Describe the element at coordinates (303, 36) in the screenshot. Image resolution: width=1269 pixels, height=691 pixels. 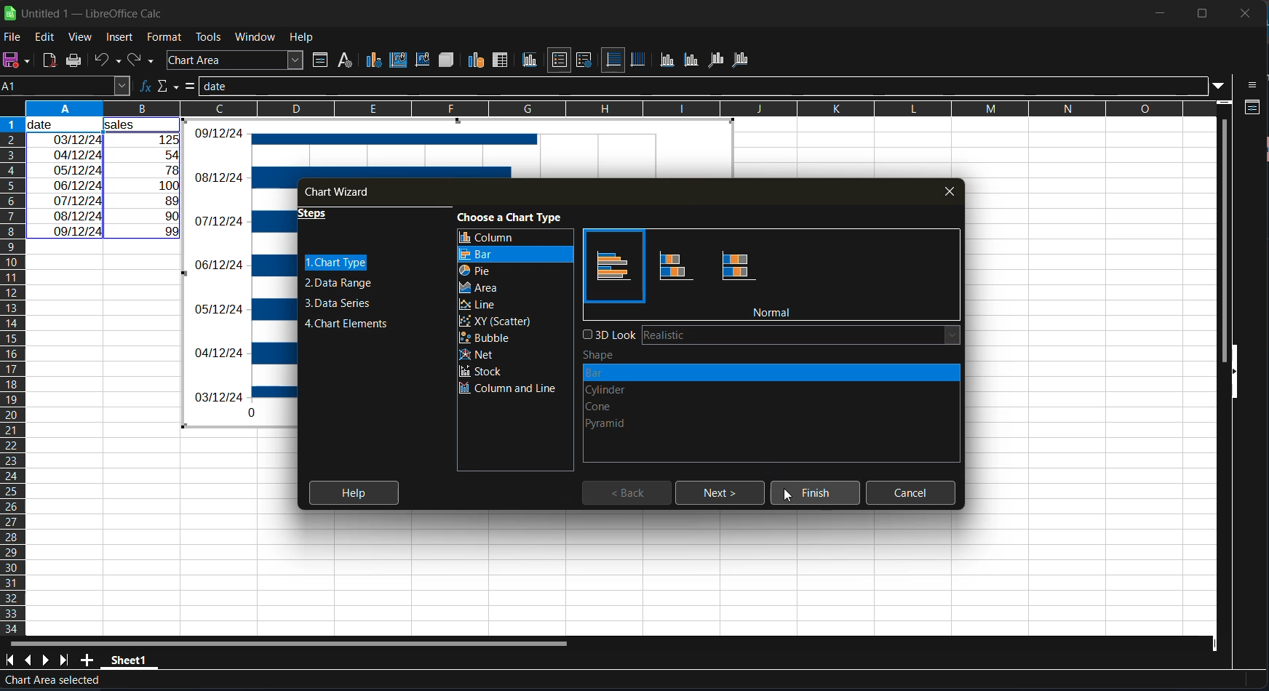
I see `help` at that location.